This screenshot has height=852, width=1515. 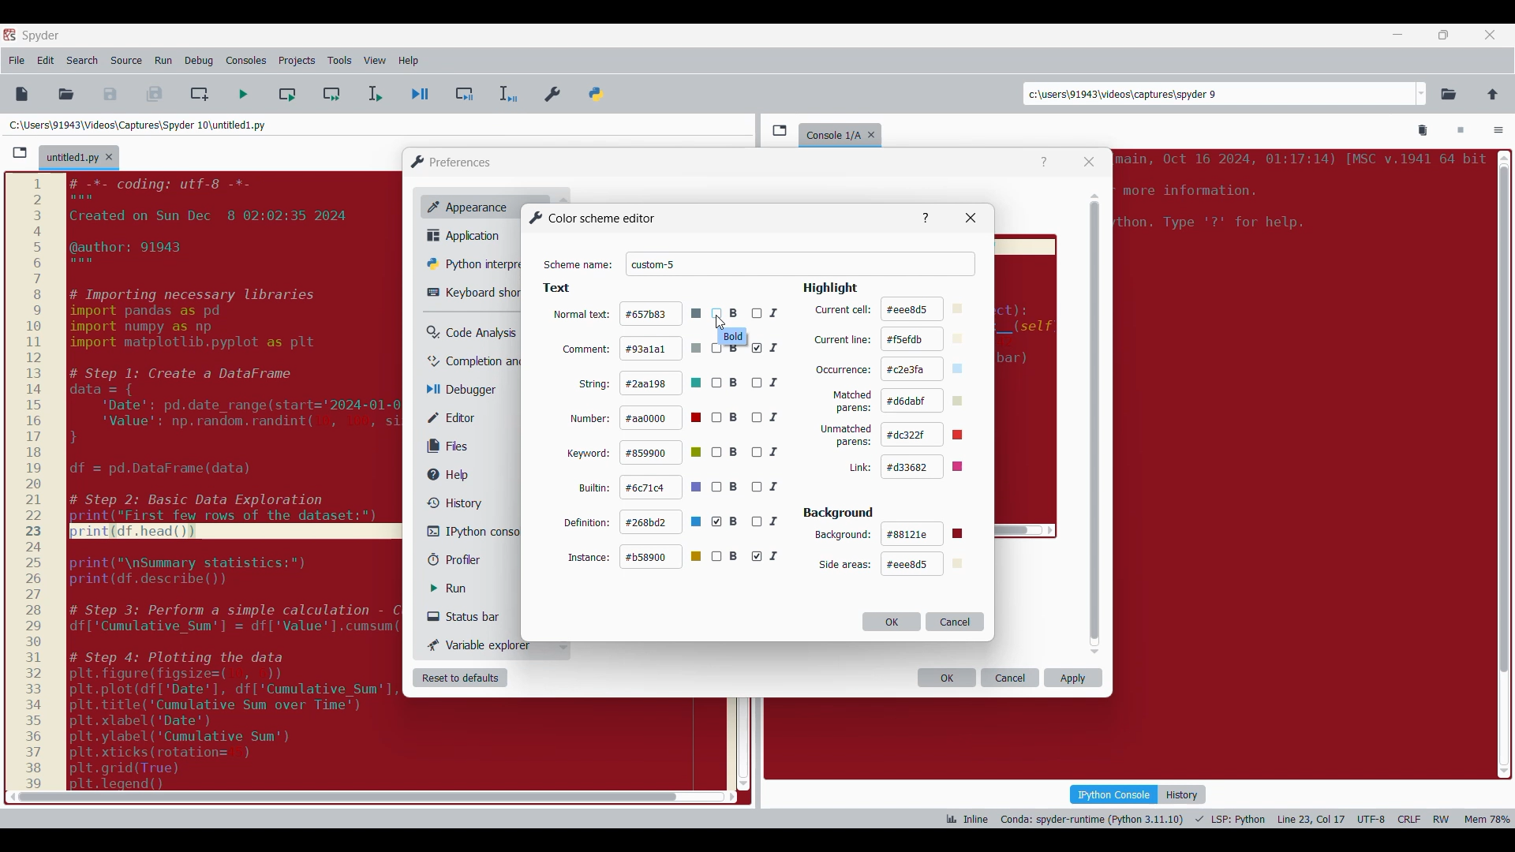 I want to click on Status bar, so click(x=469, y=616).